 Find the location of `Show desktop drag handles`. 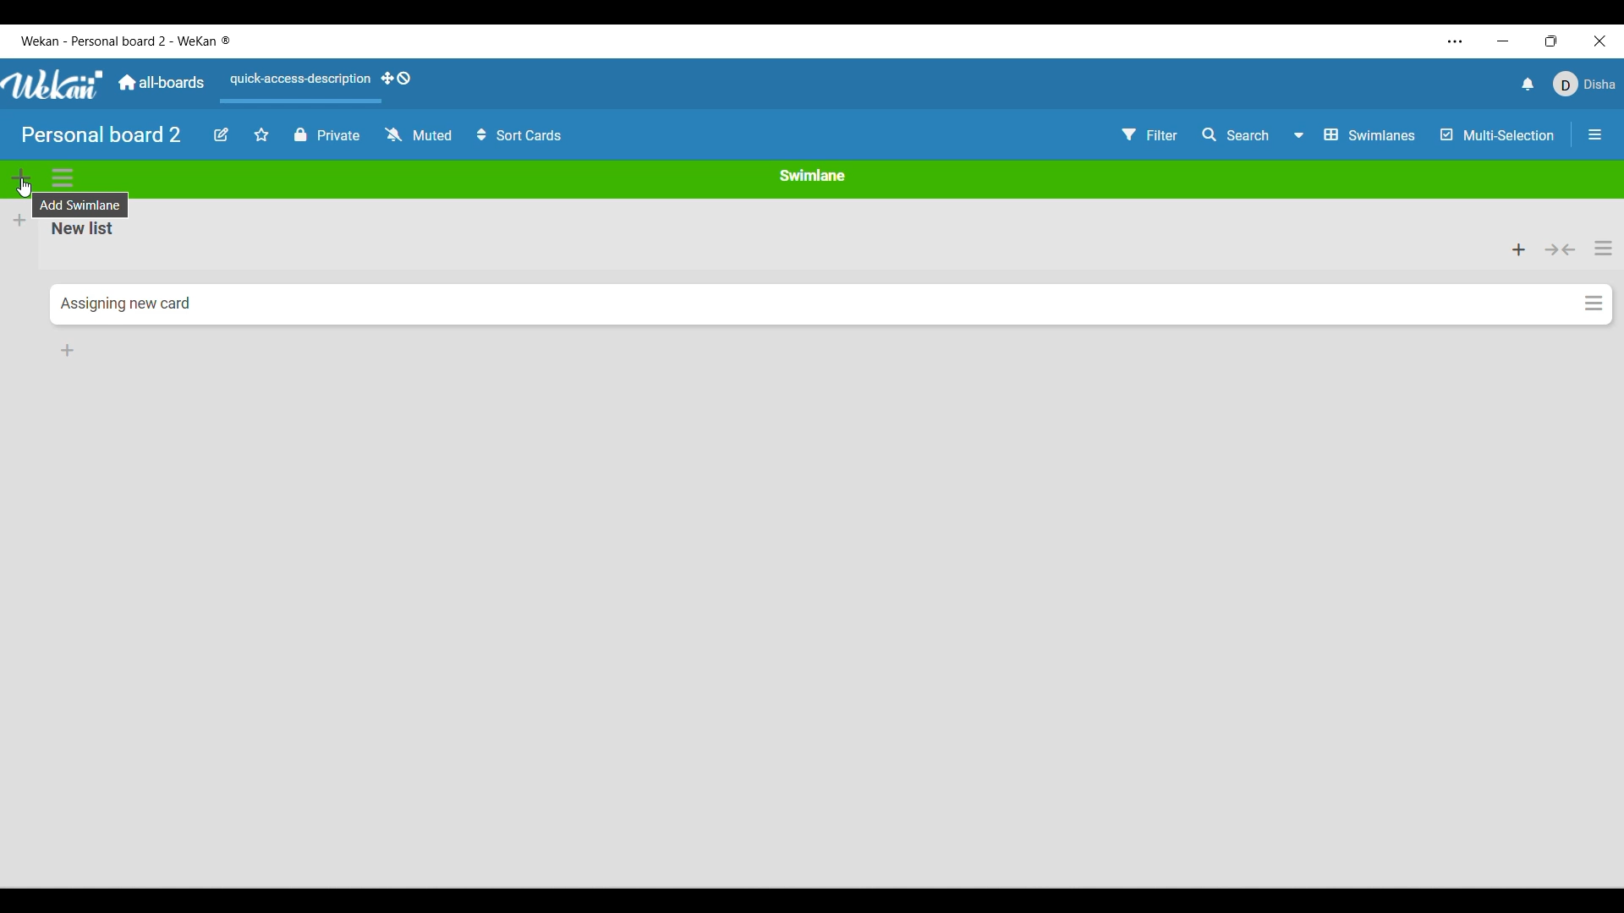

Show desktop drag handles is located at coordinates (397, 78).